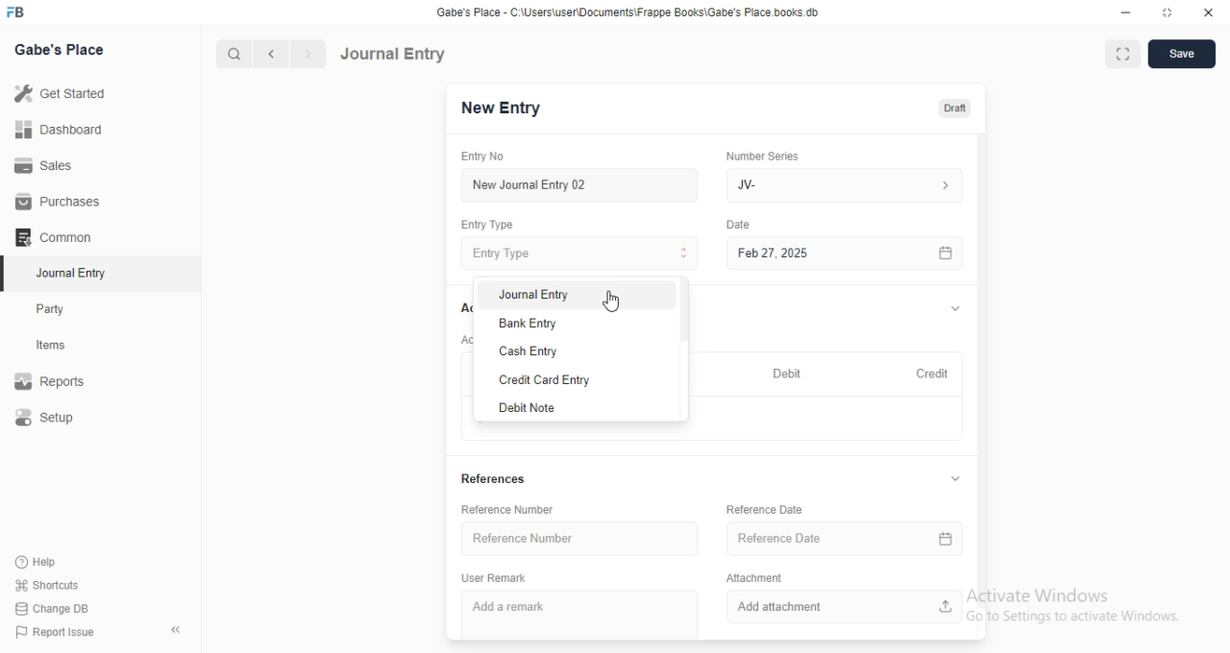 The width and height of the screenshot is (1230, 653). Describe the element at coordinates (57, 632) in the screenshot. I see `| Report Issue` at that location.